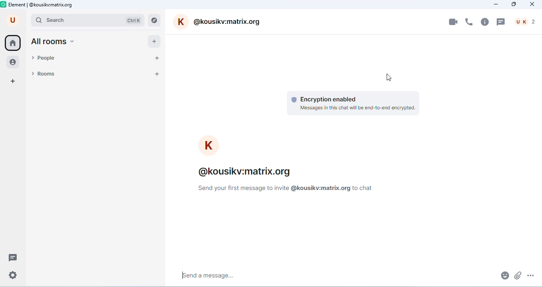 This screenshot has height=287, width=542. Describe the element at coordinates (485, 21) in the screenshot. I see `room info` at that location.